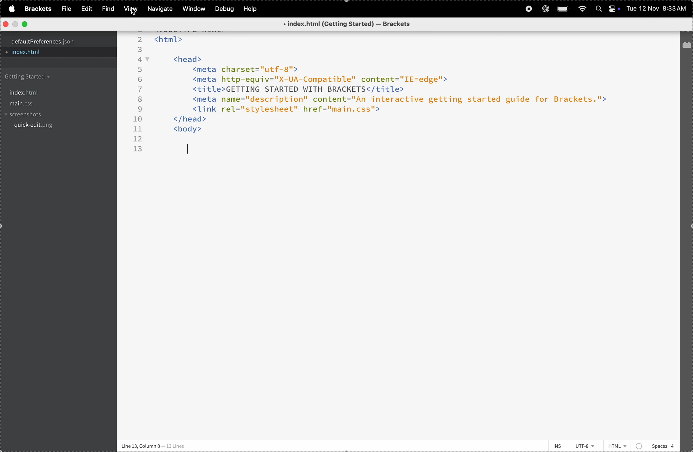  What do you see at coordinates (52, 127) in the screenshot?
I see `quick-edit.png` at bounding box center [52, 127].